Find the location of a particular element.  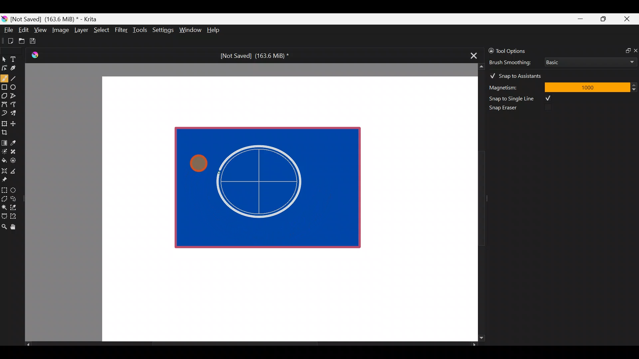

Smart patch tool is located at coordinates (15, 151).